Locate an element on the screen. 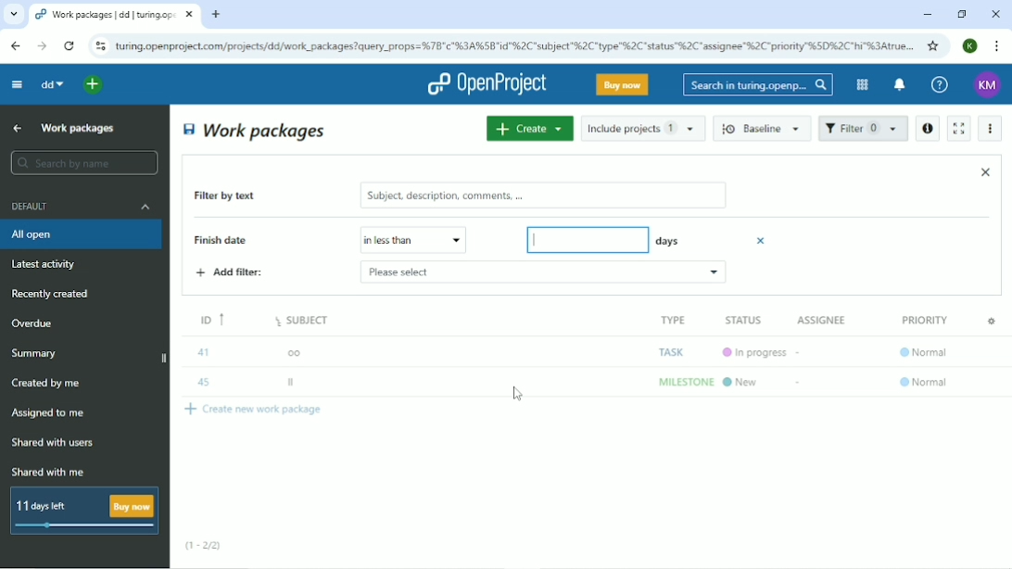 The image size is (1012, 569). Shared with users is located at coordinates (54, 443).